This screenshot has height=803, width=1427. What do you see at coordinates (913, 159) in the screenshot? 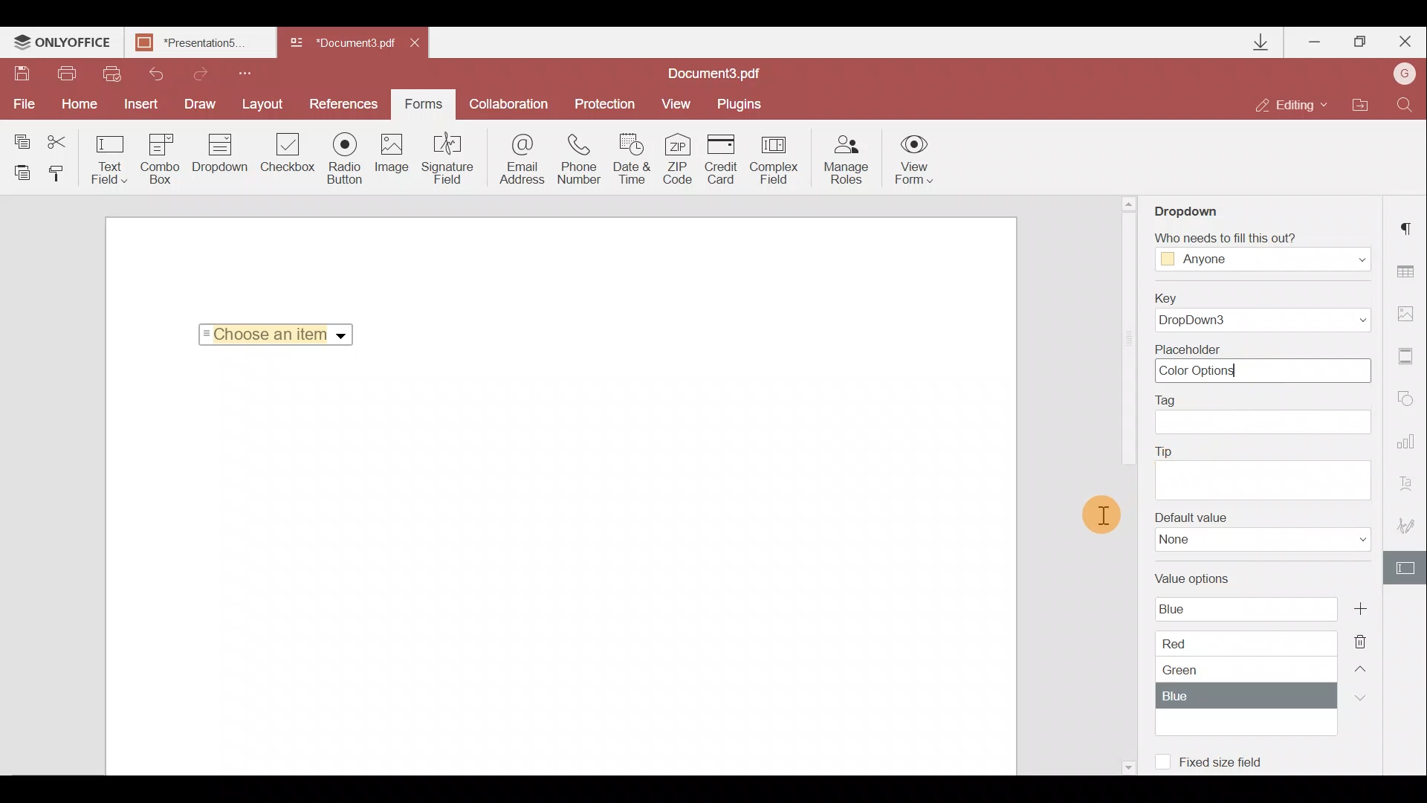
I see `View form` at bounding box center [913, 159].